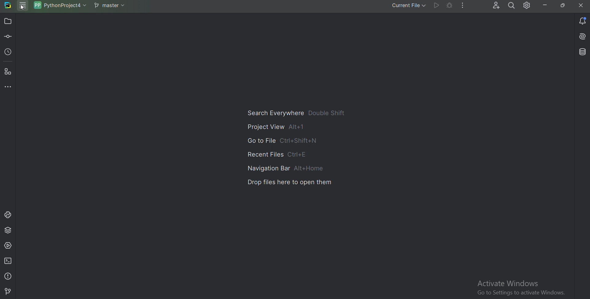 Image resolution: width=590 pixels, height=299 pixels. I want to click on Restore down, so click(563, 6).